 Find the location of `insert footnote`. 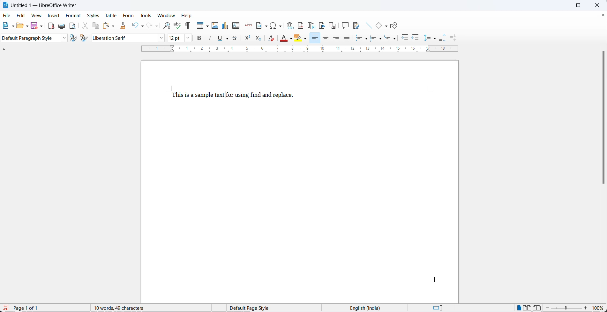

insert footnote is located at coordinates (302, 25).